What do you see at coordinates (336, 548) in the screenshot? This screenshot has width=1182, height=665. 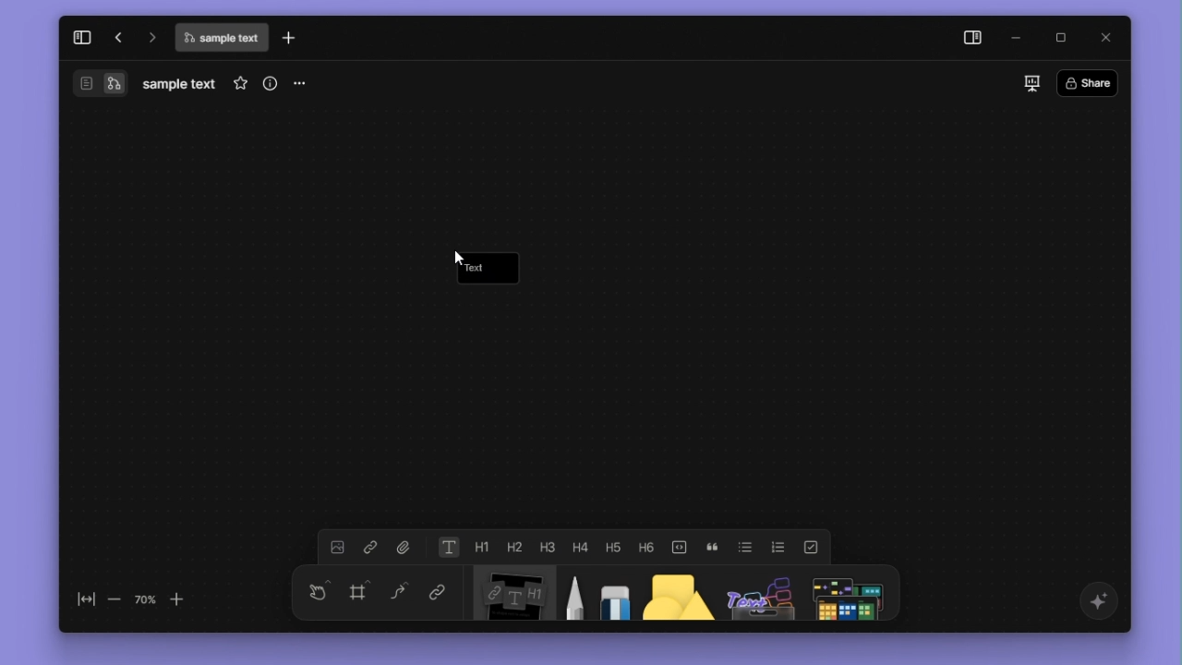 I see `image` at bounding box center [336, 548].